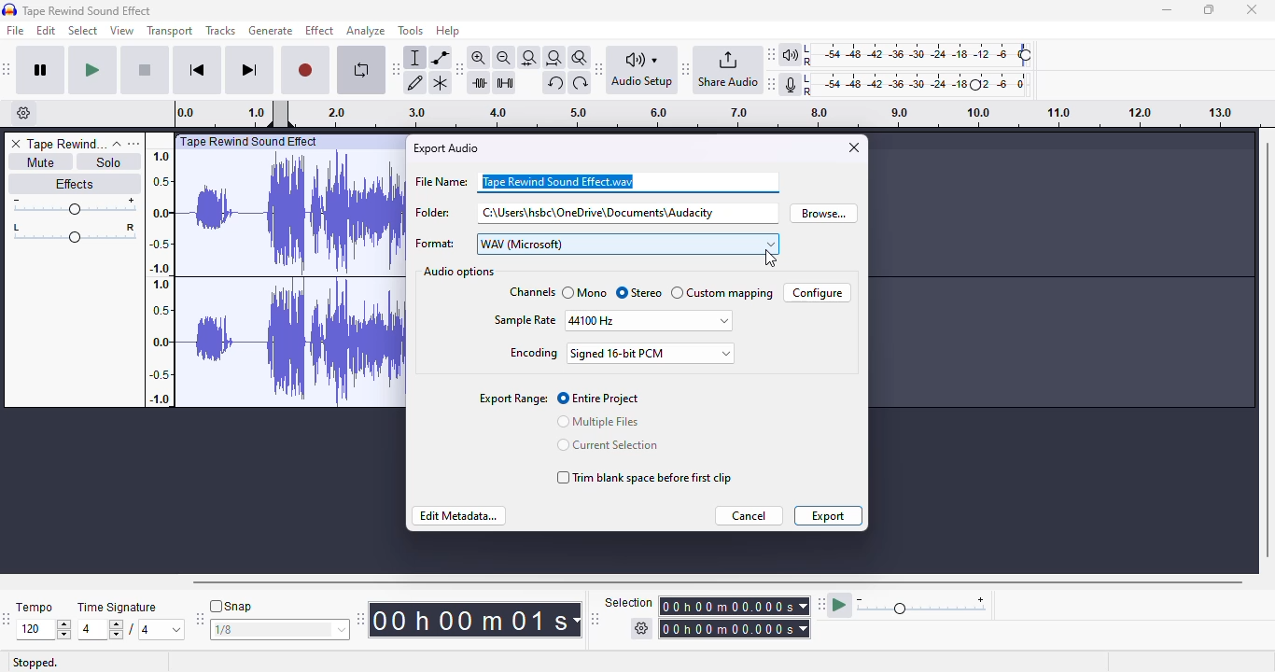  Describe the element at coordinates (414, 57) in the screenshot. I see `selection tool` at that location.